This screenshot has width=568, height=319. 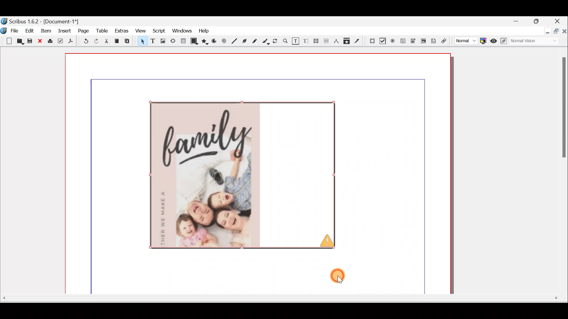 I want to click on Polygon, so click(x=205, y=42).